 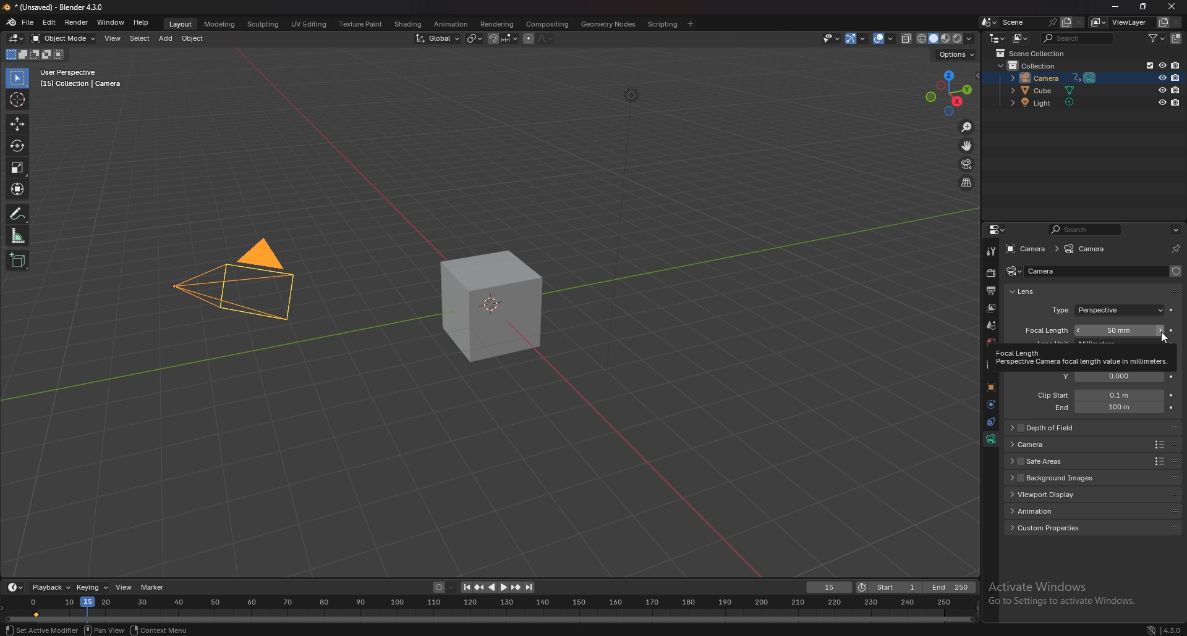 I want to click on physics, so click(x=990, y=404).